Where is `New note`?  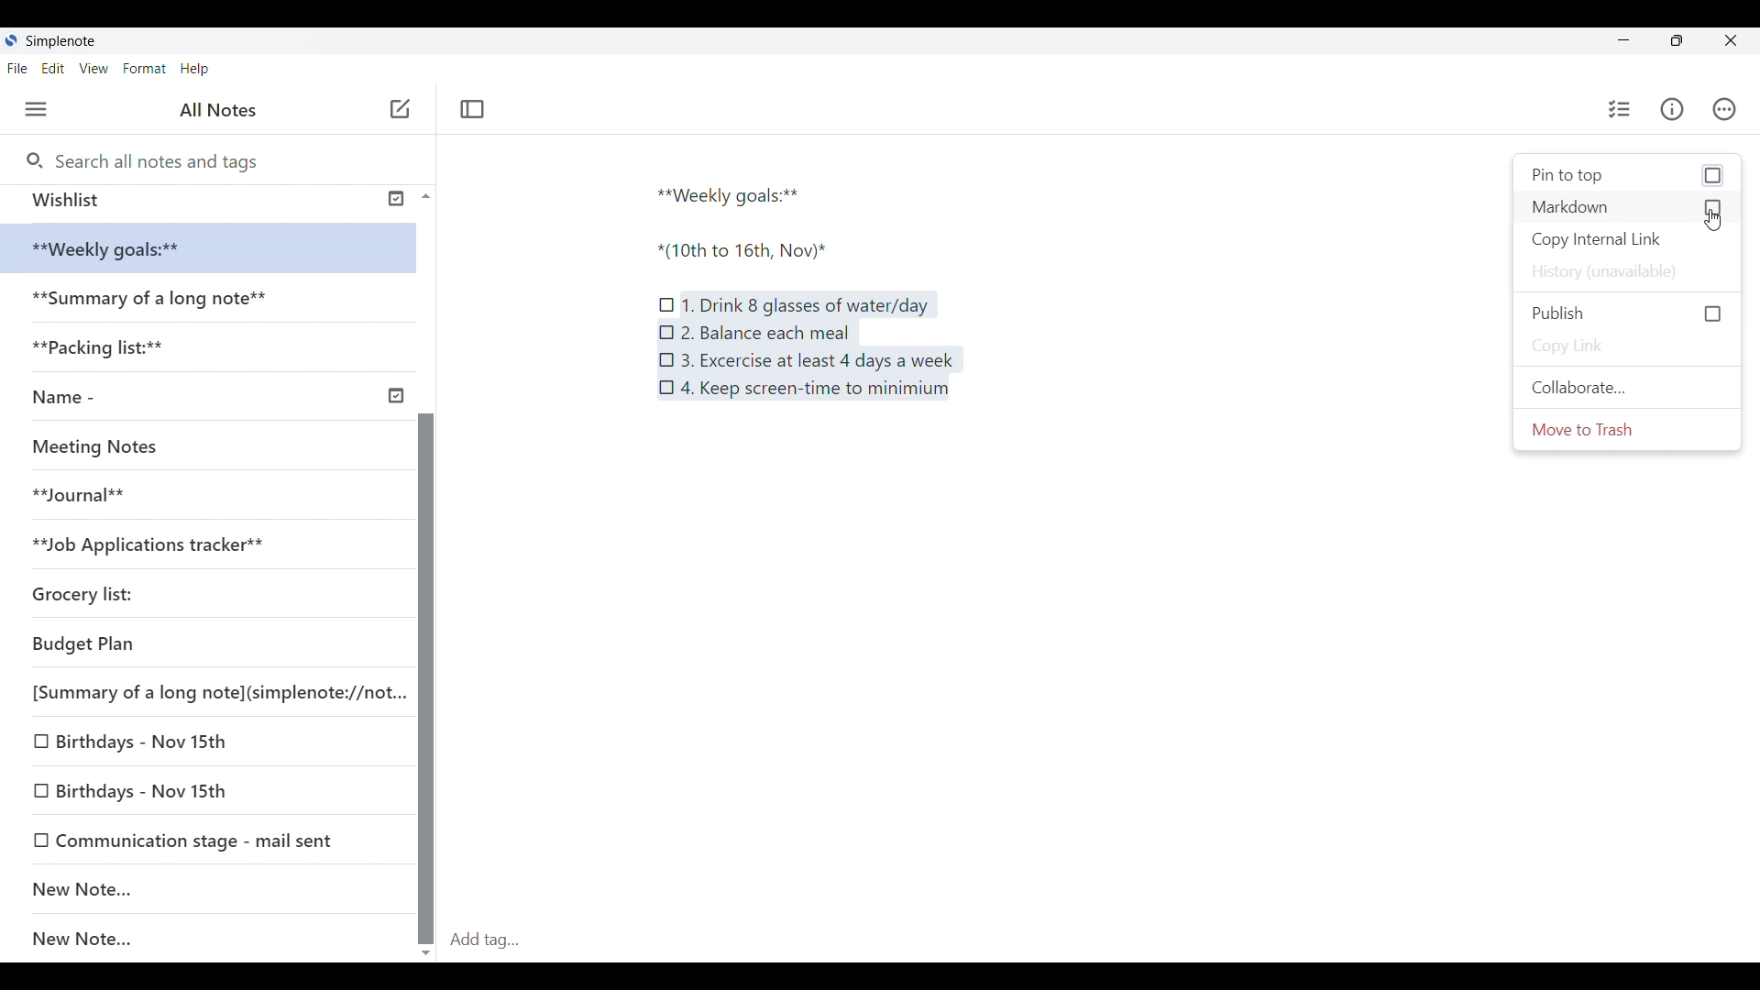
New note is located at coordinates (198, 888).